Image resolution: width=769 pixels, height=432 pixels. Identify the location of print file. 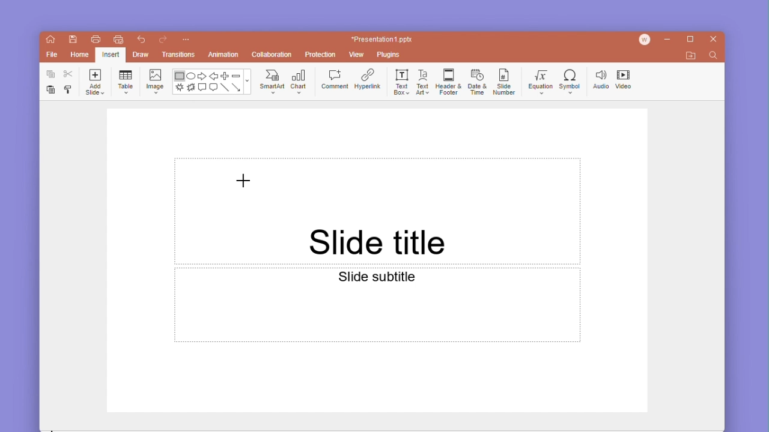
(93, 39).